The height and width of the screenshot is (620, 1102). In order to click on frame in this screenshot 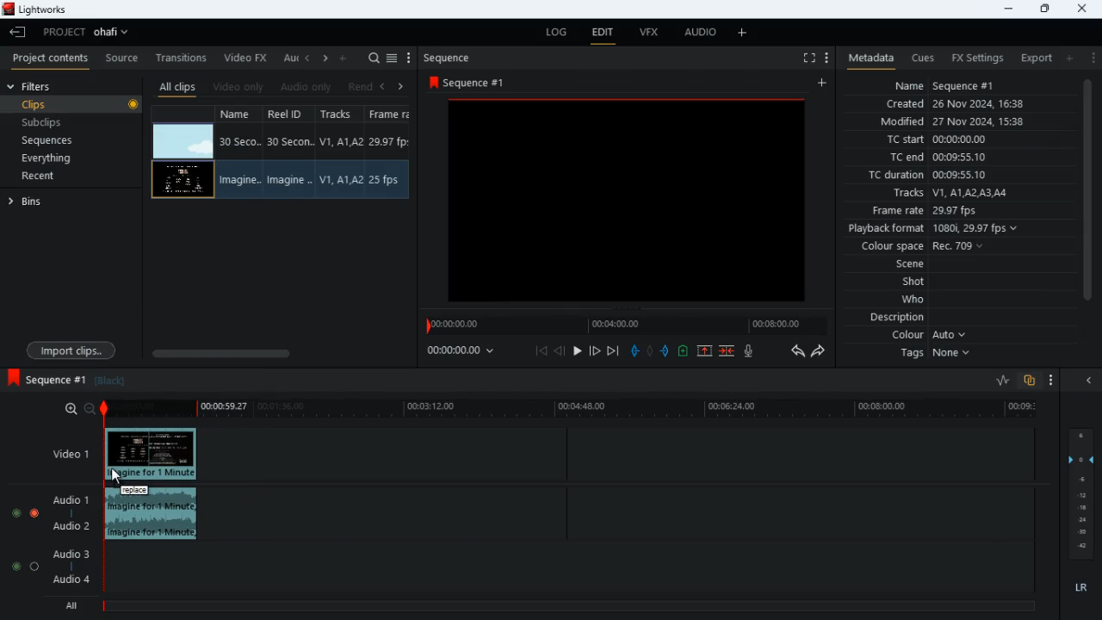, I will do `click(391, 154)`.